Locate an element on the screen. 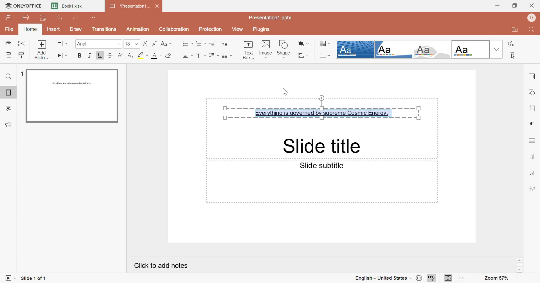  Book1.xlsx is located at coordinates (67, 6).